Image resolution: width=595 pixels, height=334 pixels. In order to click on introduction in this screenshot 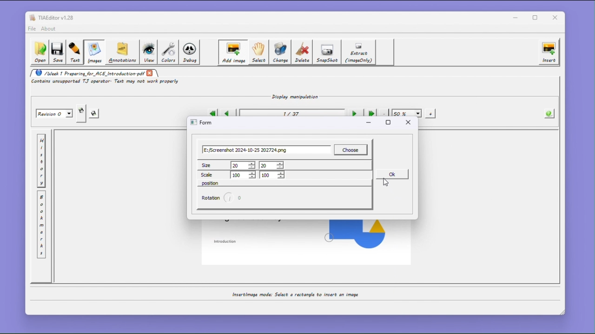, I will do `click(226, 241)`.